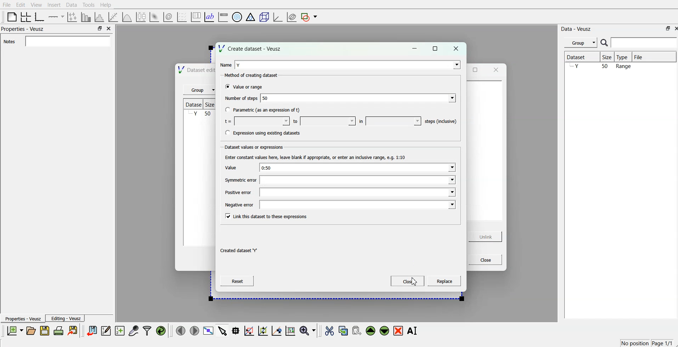  I want to click on min t value field, so click(261, 120).